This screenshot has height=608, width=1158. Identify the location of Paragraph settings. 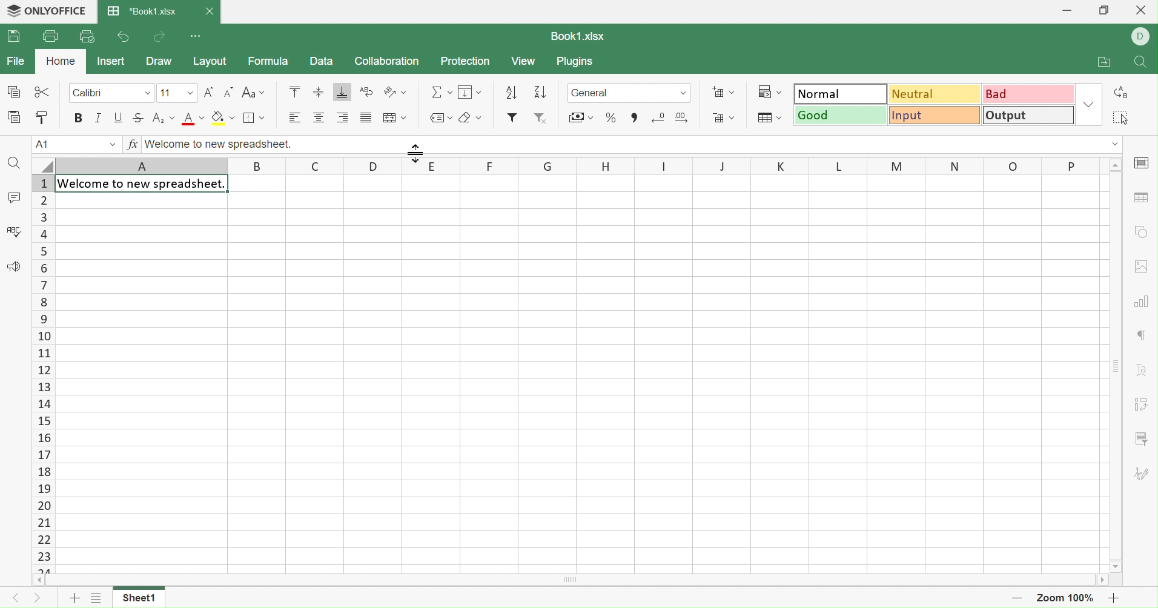
(1142, 337).